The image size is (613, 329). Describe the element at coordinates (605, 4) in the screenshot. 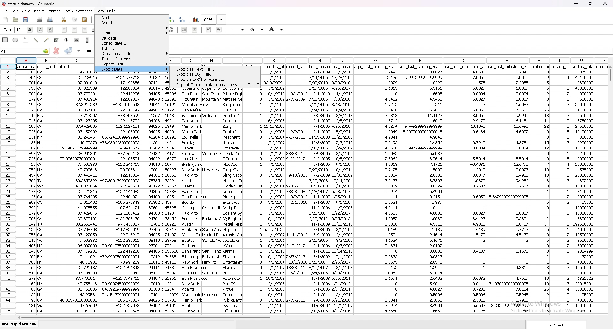

I see `close` at that location.